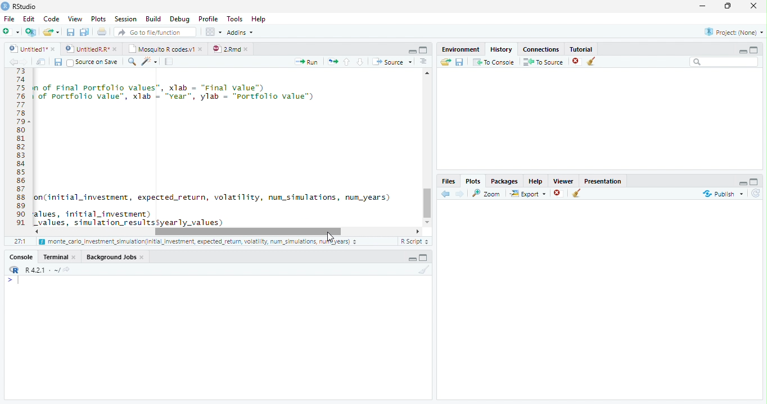  Describe the element at coordinates (70, 32) in the screenshot. I see `Save current file` at that location.